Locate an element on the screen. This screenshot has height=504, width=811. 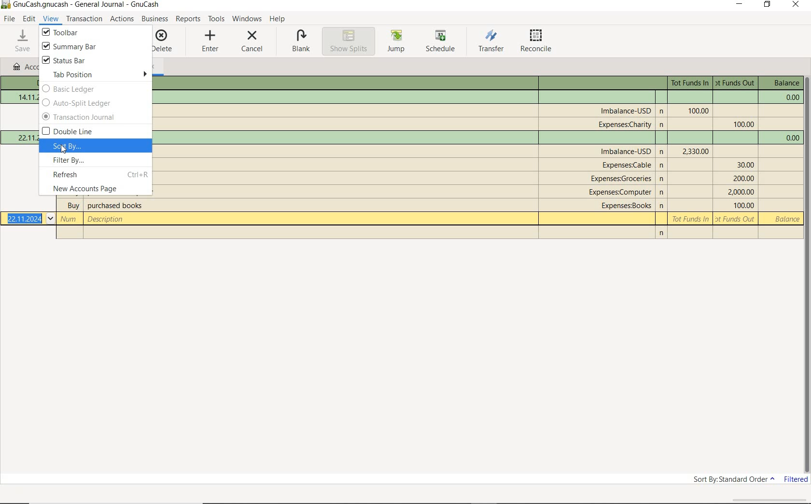
REPORTS is located at coordinates (189, 19).